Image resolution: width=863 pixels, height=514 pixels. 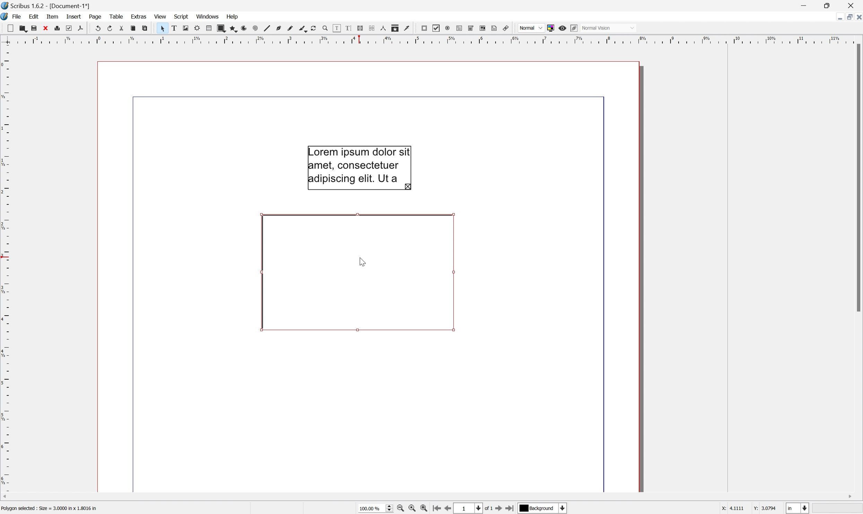 I want to click on Windows, so click(x=209, y=17).